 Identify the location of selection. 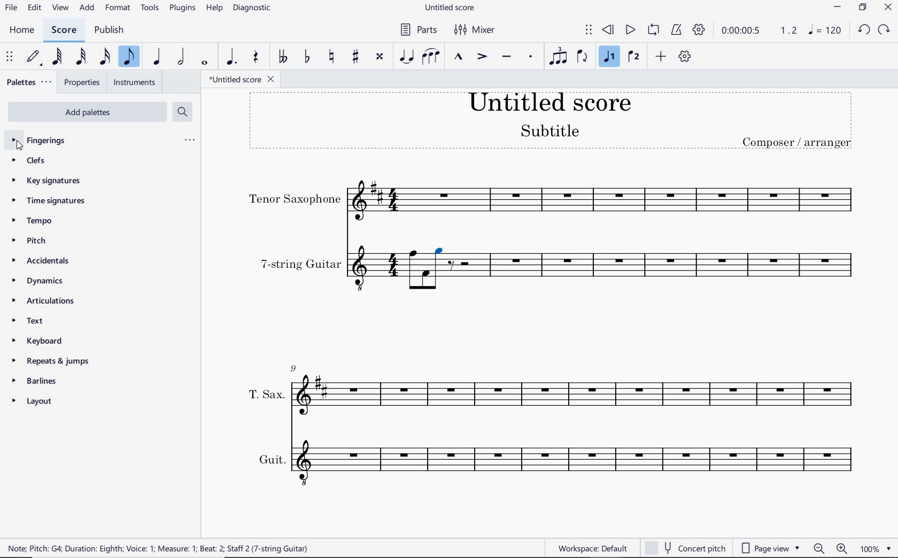
(441, 252).